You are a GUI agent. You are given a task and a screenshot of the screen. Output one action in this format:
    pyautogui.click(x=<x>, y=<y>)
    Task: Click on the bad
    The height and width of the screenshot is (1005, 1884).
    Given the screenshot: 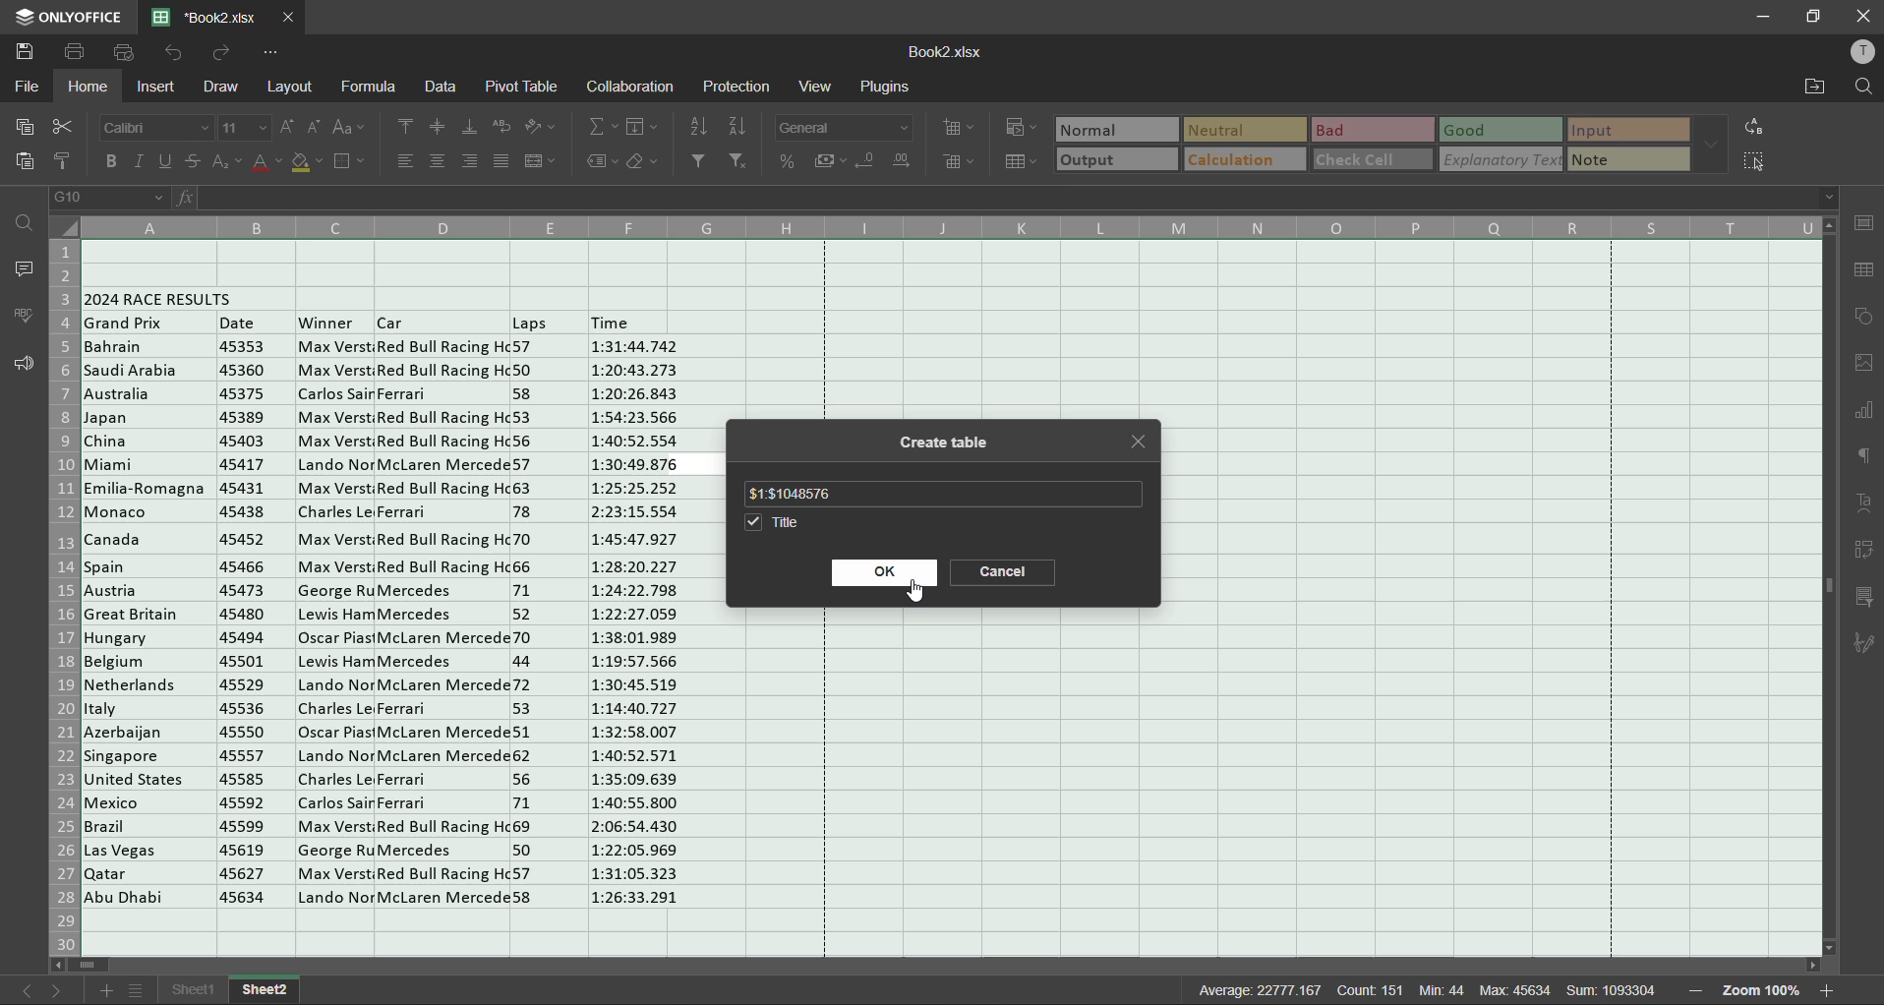 What is the action you would take?
    pyautogui.click(x=1373, y=130)
    